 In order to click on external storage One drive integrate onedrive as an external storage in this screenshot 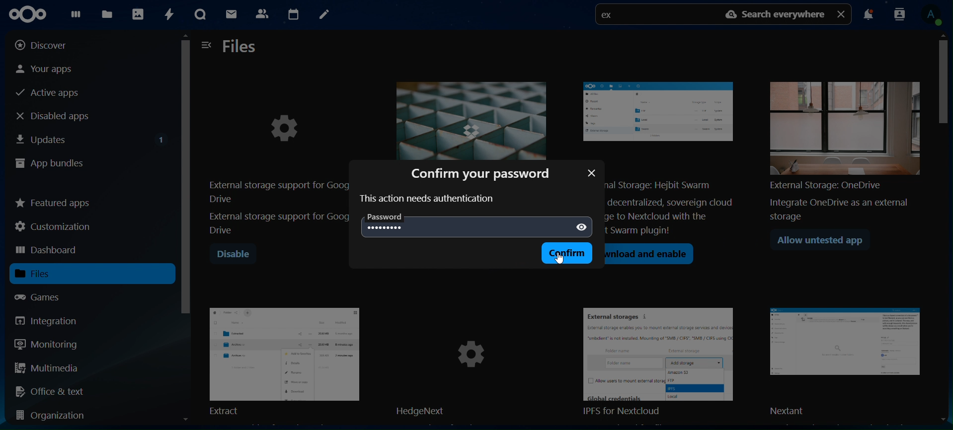, I will do `click(841, 147)`.